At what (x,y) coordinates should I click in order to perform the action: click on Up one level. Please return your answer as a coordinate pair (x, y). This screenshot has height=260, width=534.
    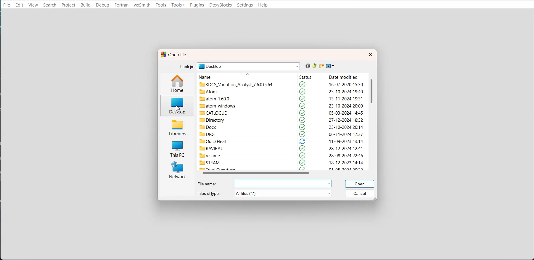
    Looking at the image, I should click on (316, 66).